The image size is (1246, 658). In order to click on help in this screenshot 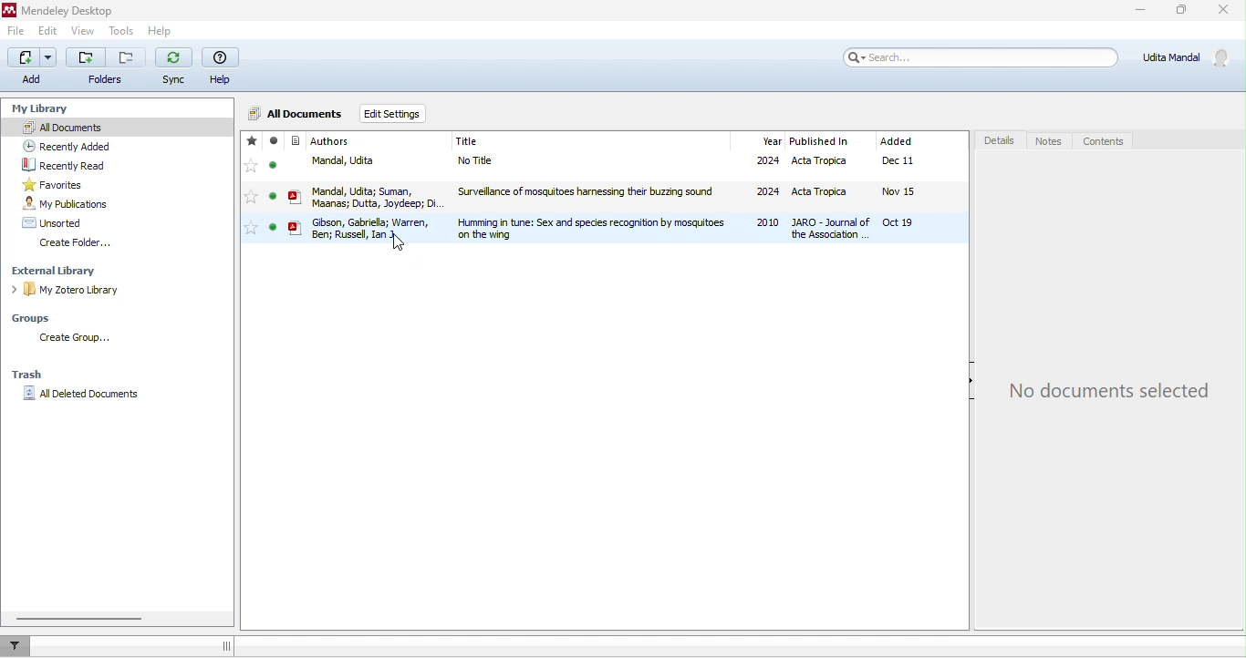, I will do `click(165, 31)`.